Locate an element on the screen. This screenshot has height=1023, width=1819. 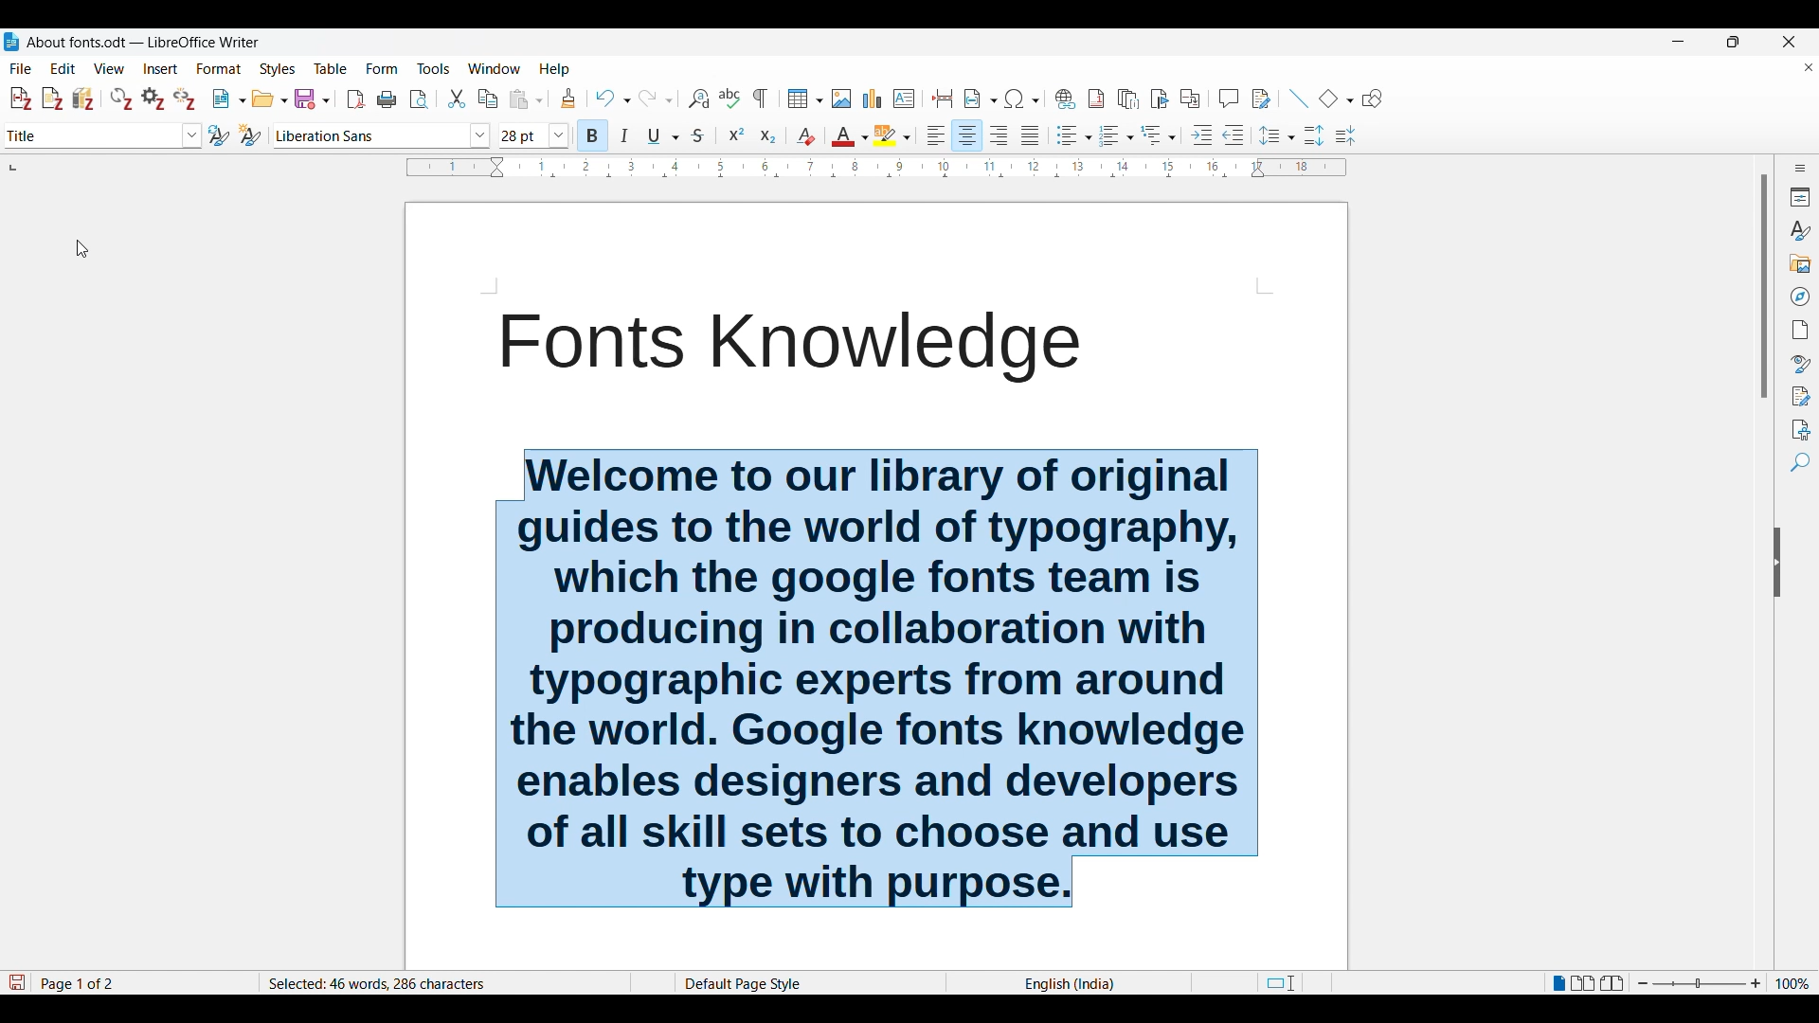
Insert comment is located at coordinates (1230, 99).